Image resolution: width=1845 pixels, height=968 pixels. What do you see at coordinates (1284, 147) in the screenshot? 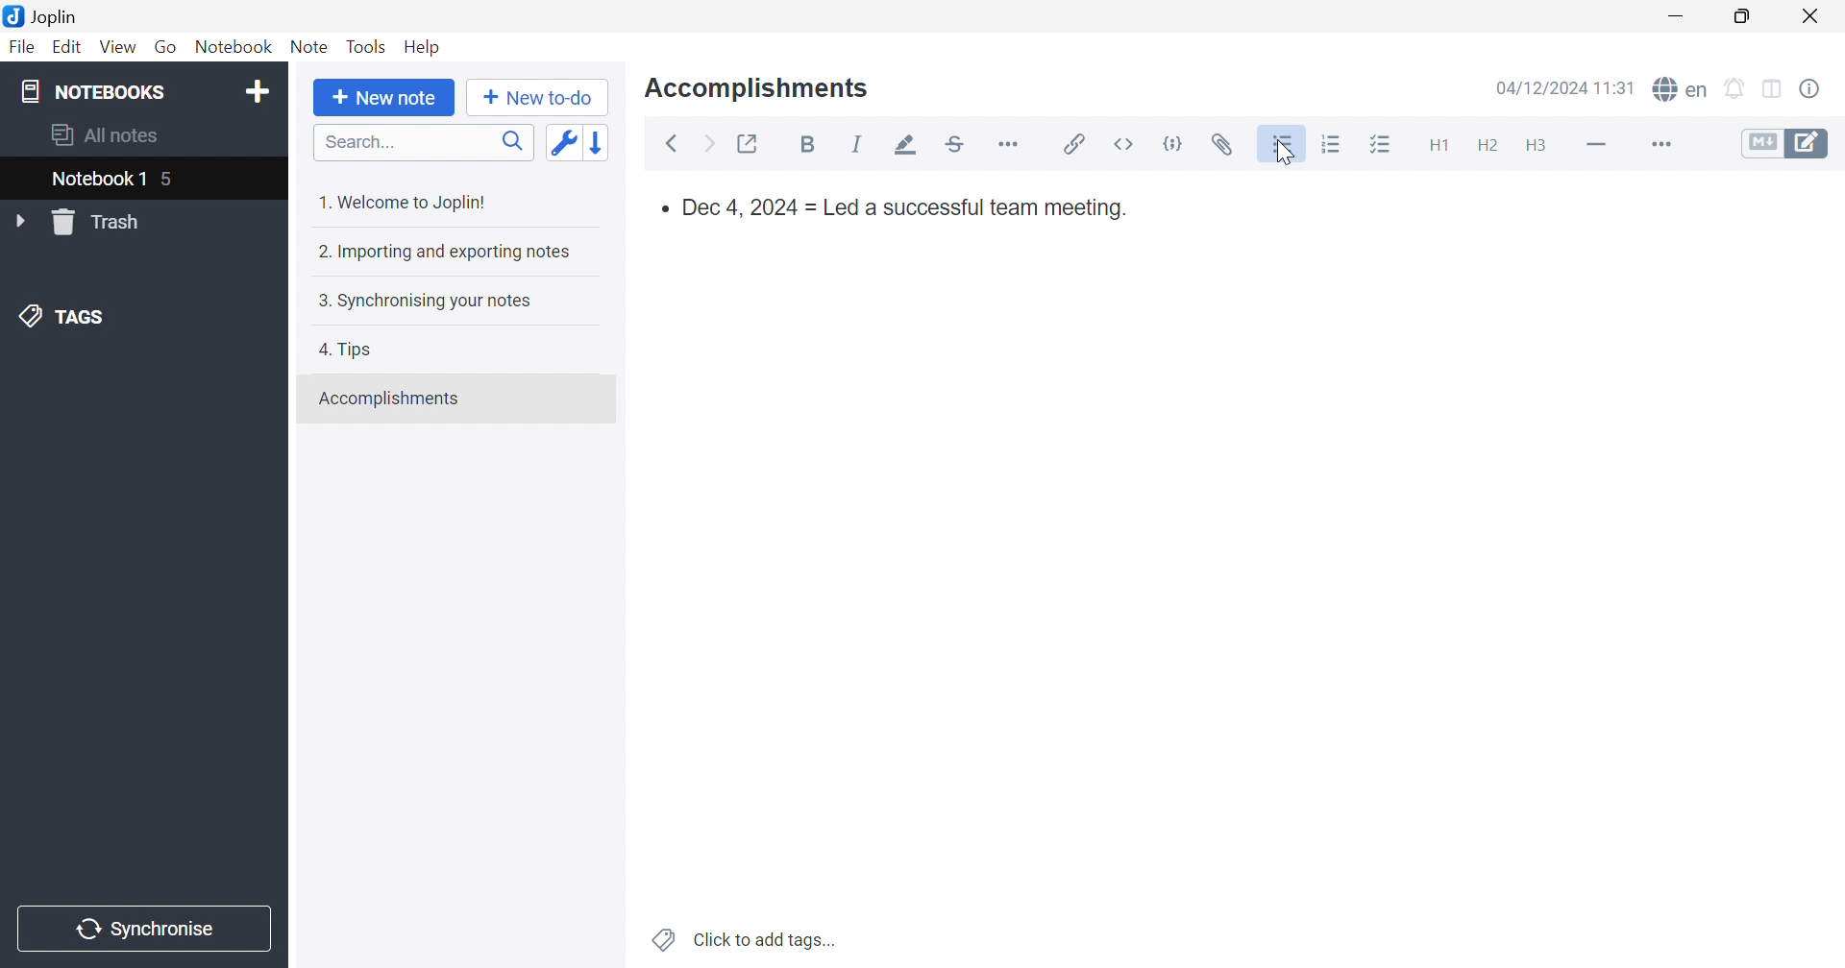
I see `Bulleted list` at bounding box center [1284, 147].